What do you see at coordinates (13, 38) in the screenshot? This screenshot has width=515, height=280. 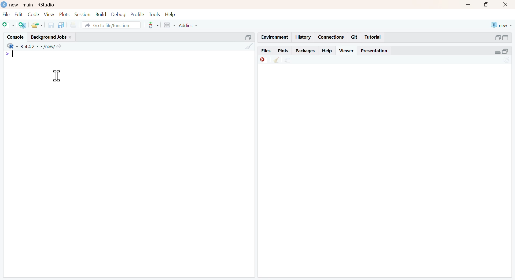 I see `Console` at bounding box center [13, 38].